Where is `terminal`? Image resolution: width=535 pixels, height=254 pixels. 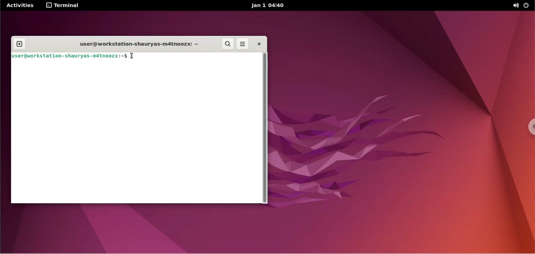 terminal is located at coordinates (62, 6).